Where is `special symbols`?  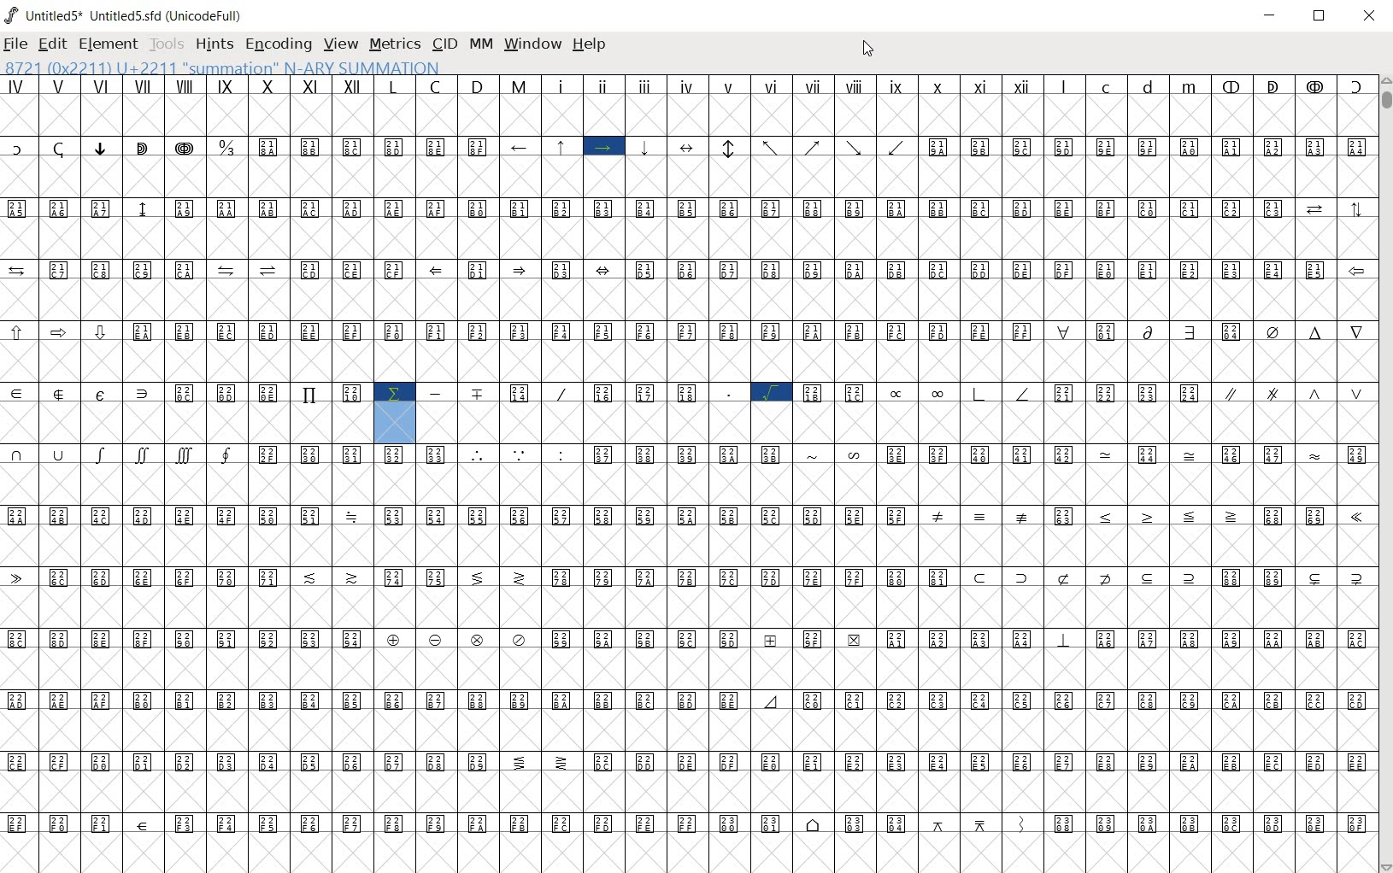
special symbols is located at coordinates (685, 270).